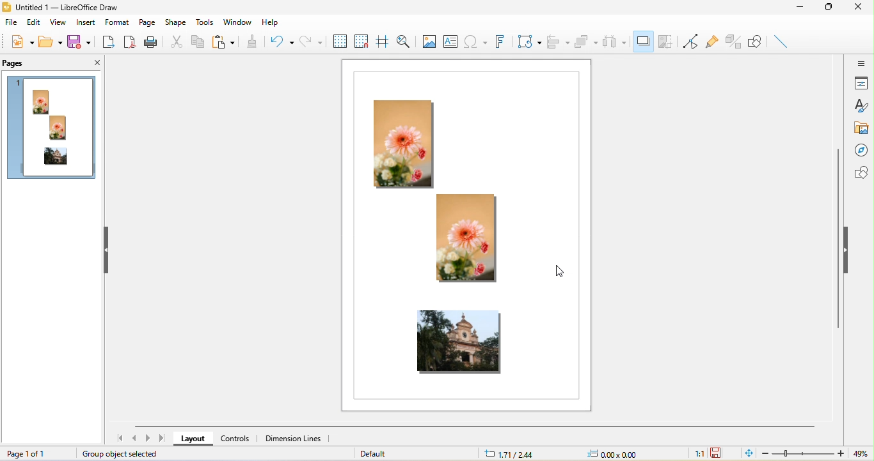  What do you see at coordinates (665, 42) in the screenshot?
I see `crop image` at bounding box center [665, 42].